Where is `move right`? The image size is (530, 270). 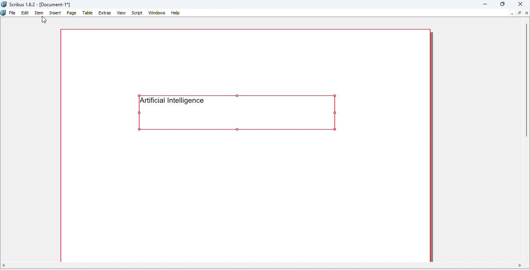
move right is located at coordinates (523, 266).